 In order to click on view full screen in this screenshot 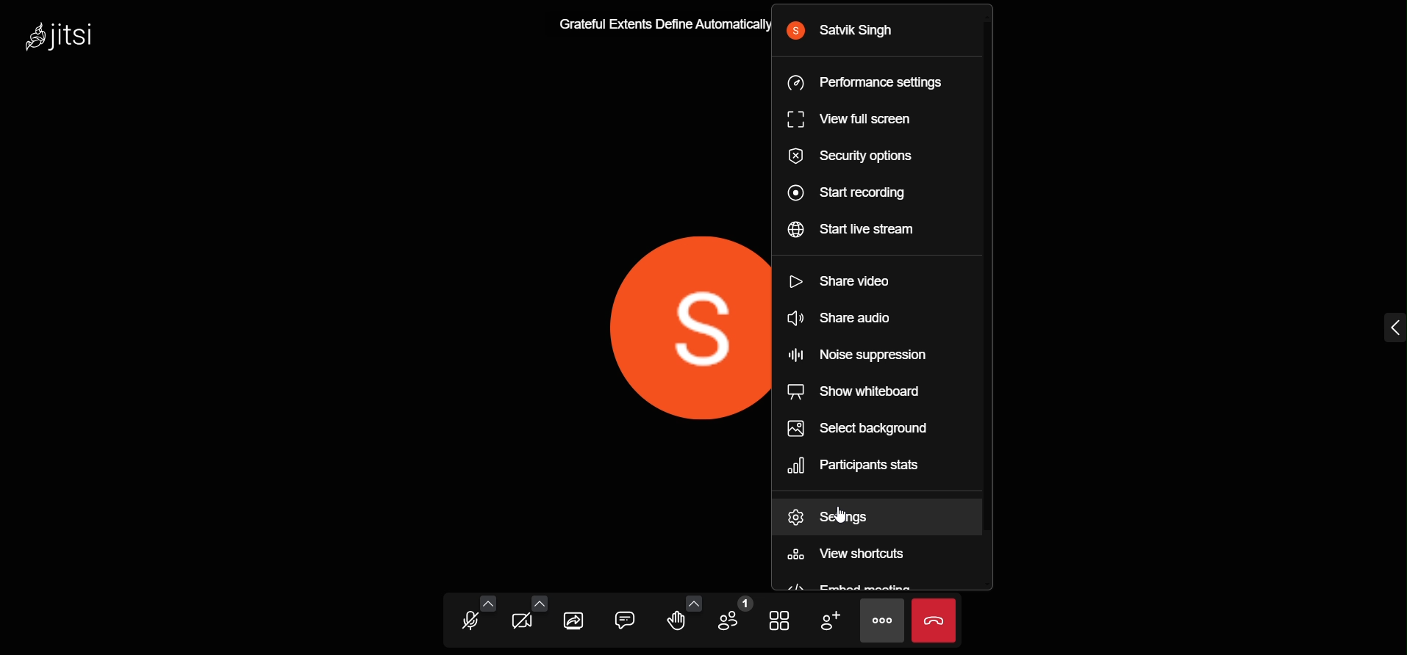, I will do `click(855, 119)`.